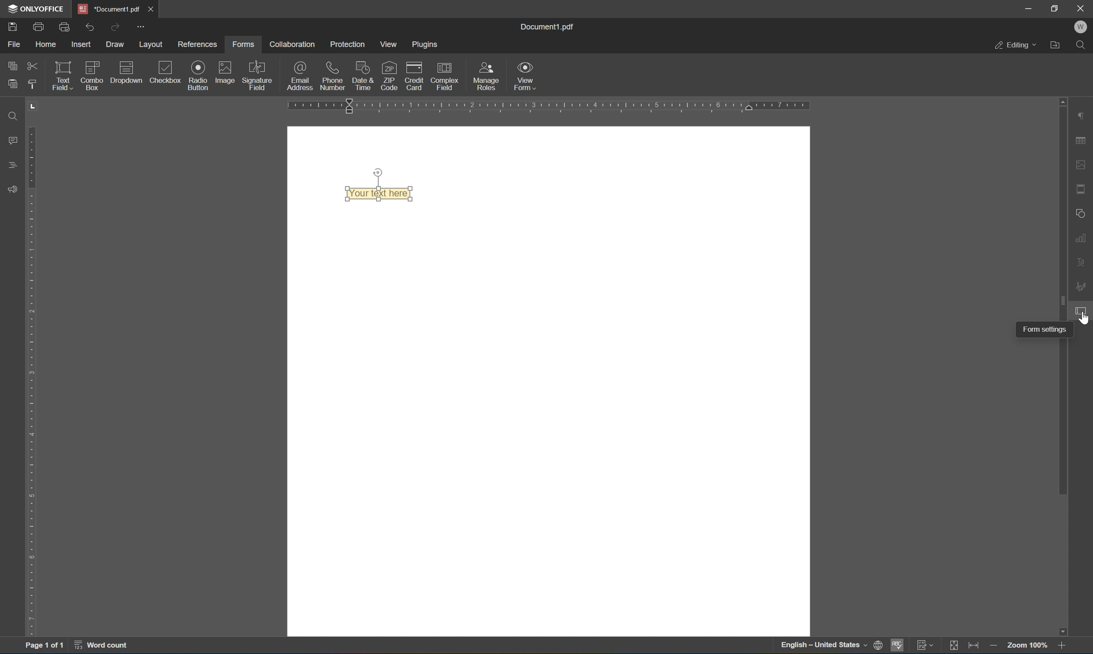 The width and height of the screenshot is (1093, 654). Describe the element at coordinates (1083, 214) in the screenshot. I see `shape settings` at that location.